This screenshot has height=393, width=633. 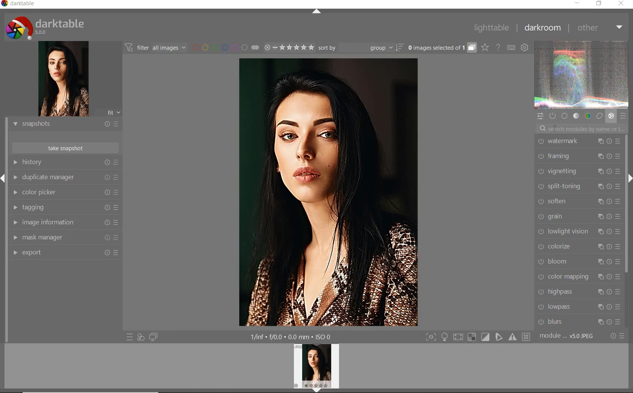 What do you see at coordinates (66, 178) in the screenshot?
I see `DUPLICATE MANAGER` at bounding box center [66, 178].